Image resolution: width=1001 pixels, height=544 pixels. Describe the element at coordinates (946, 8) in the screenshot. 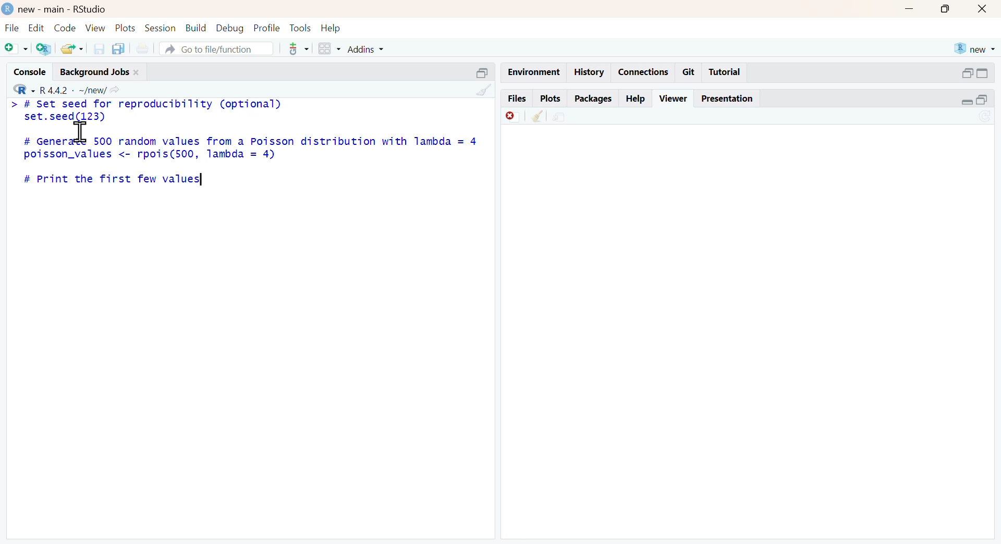

I see `maximise` at that location.